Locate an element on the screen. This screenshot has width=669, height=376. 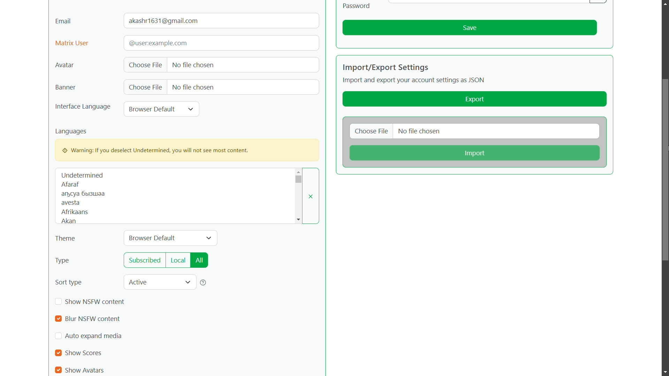
type is located at coordinates (62, 261).